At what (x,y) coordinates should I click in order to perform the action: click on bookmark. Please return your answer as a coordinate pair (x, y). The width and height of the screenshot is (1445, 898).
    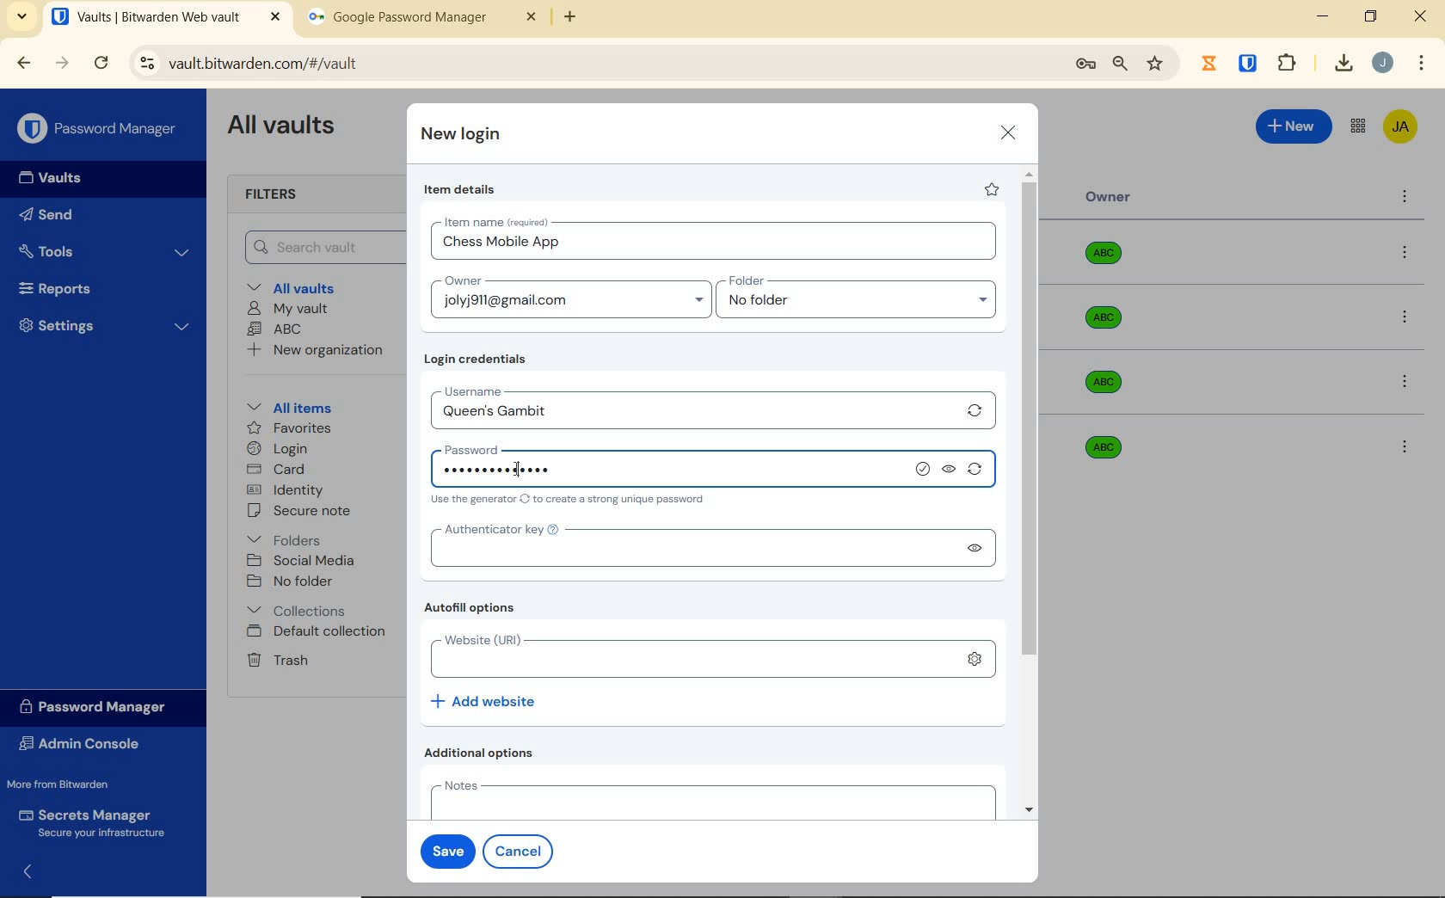
    Looking at the image, I should click on (1157, 63).